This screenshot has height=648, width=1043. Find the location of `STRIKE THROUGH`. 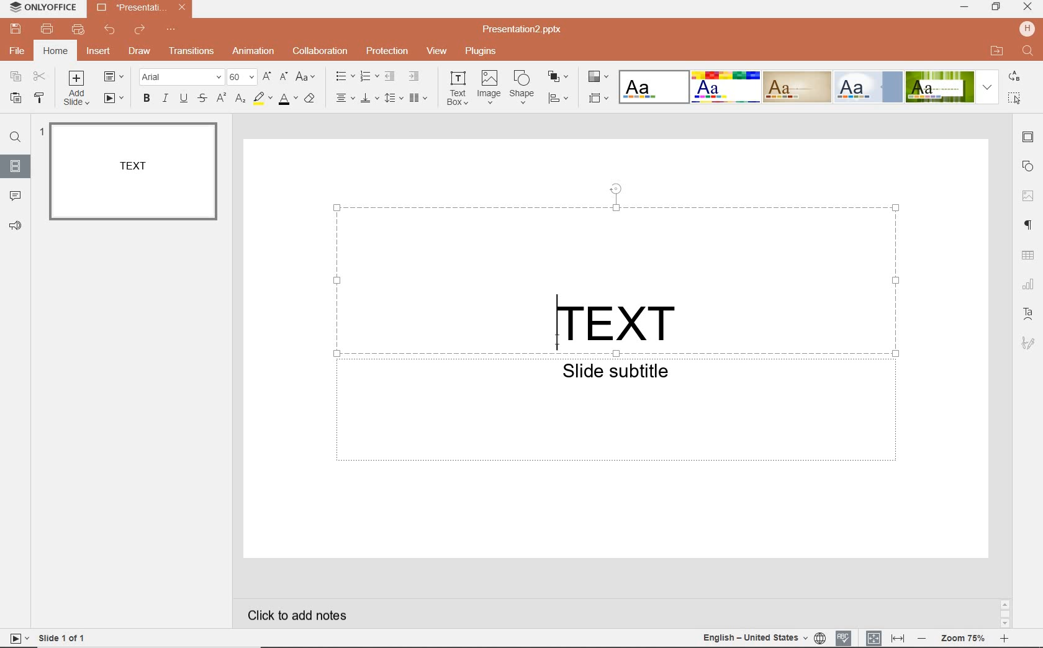

STRIKE THROUGH is located at coordinates (204, 98).